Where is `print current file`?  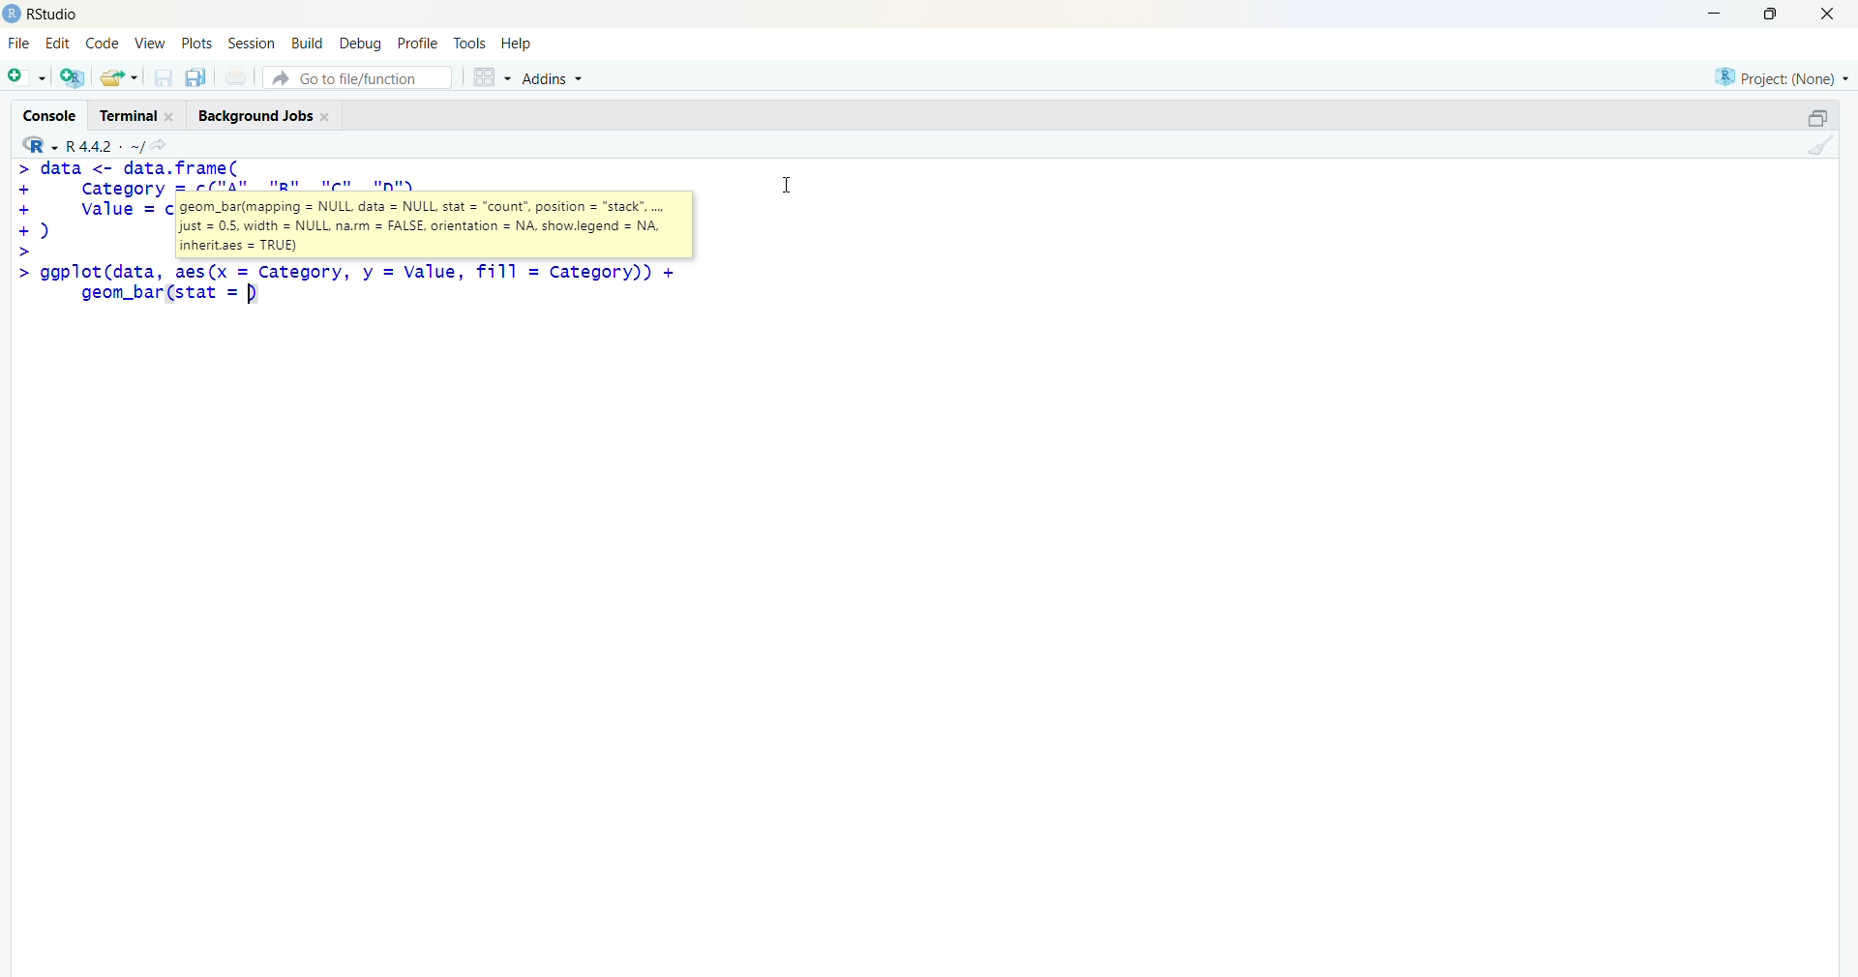
print current file is located at coordinates (233, 76).